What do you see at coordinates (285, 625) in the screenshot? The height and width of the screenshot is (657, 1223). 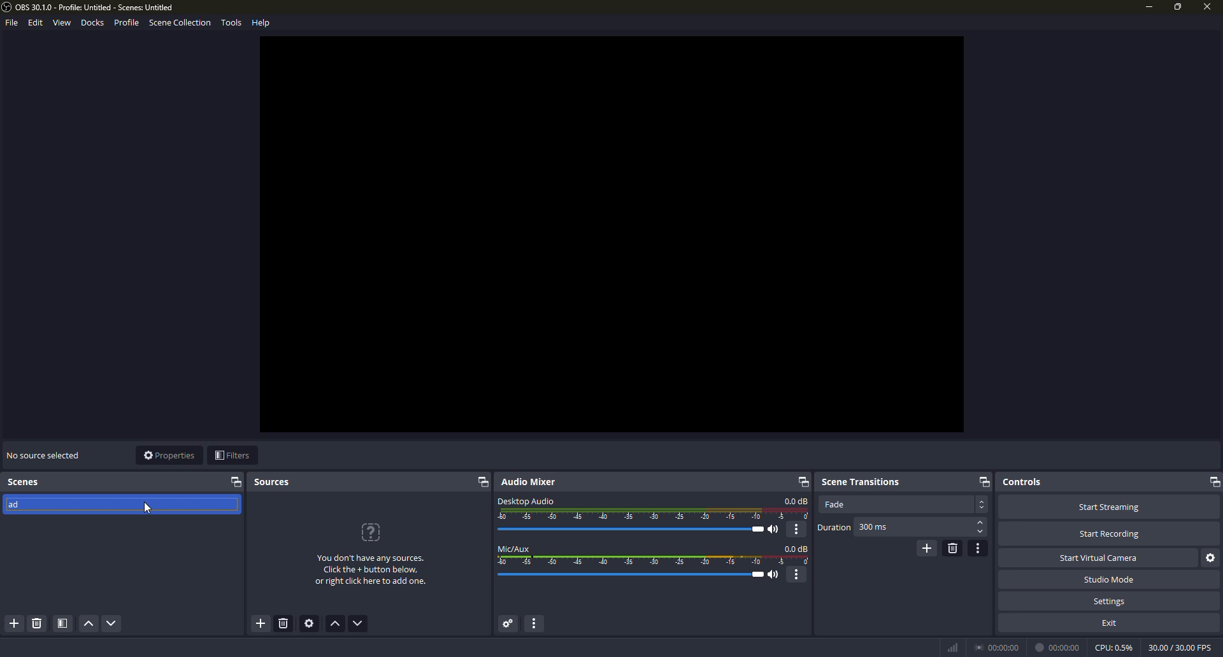 I see `remove selected source` at bounding box center [285, 625].